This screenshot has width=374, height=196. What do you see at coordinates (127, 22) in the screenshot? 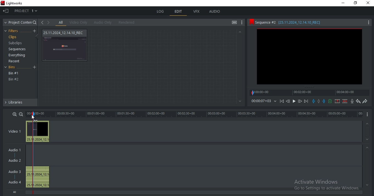
I see `rendered` at bounding box center [127, 22].